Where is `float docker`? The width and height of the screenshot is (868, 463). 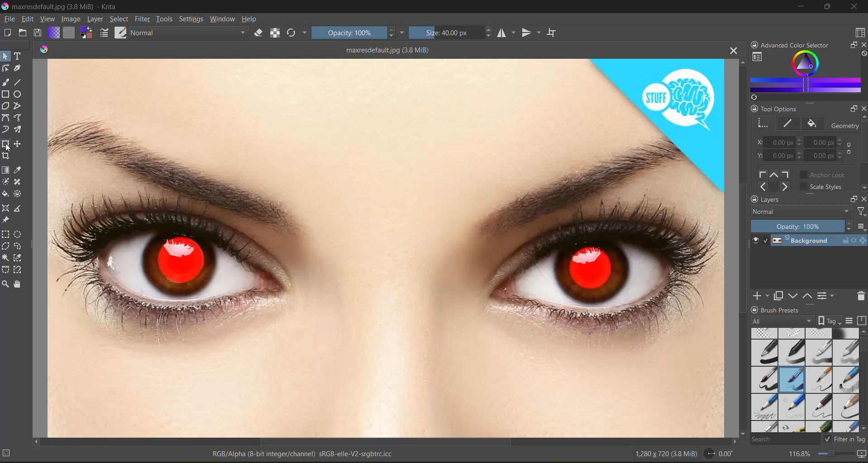
float docker is located at coordinates (852, 109).